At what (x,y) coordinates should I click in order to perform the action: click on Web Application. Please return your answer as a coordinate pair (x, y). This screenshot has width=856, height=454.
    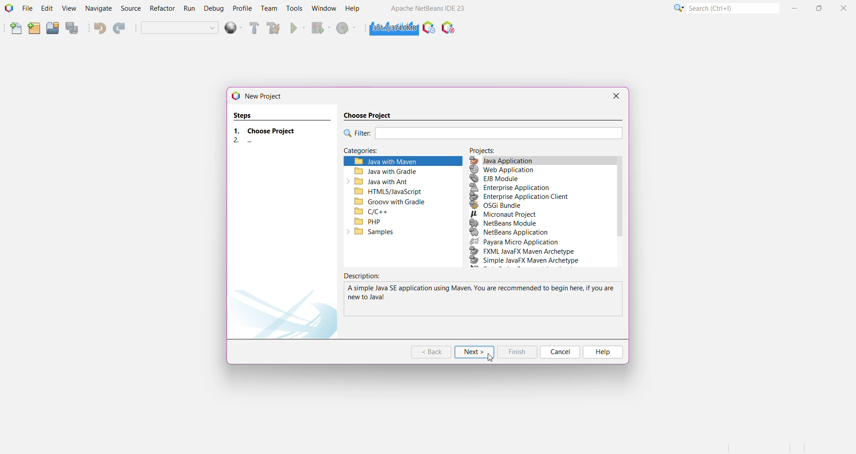
    Looking at the image, I should click on (540, 171).